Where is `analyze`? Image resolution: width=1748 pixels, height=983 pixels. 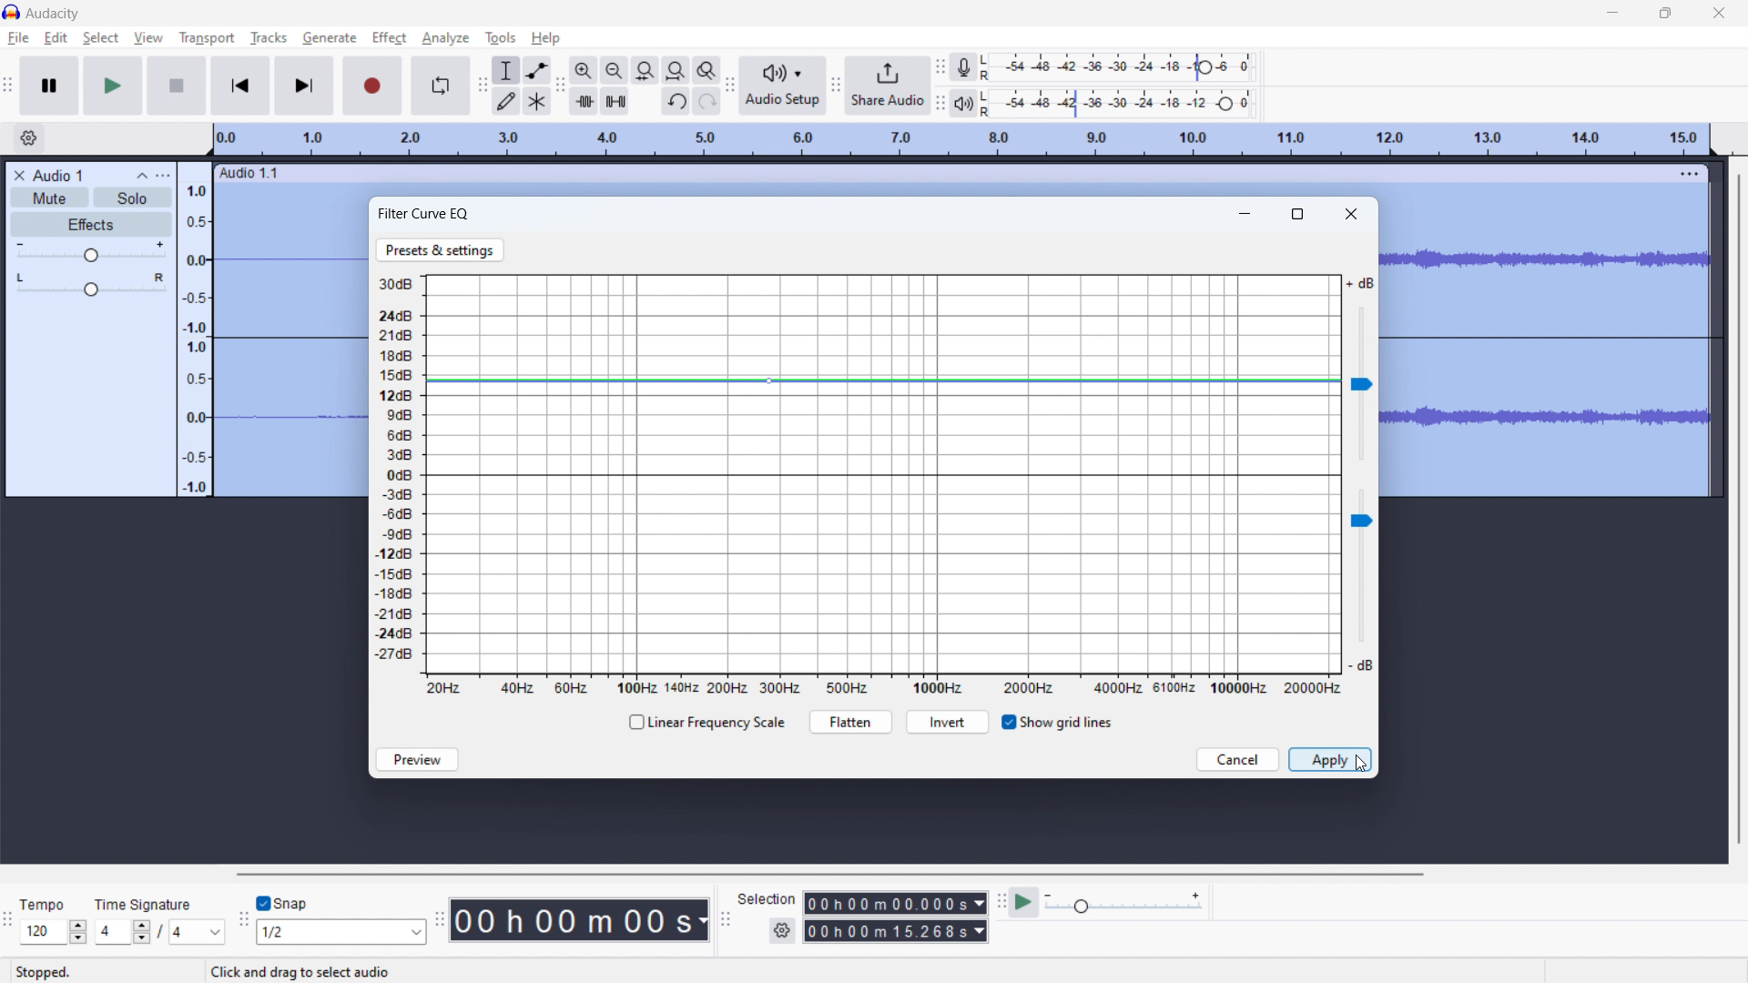
analyze is located at coordinates (445, 39).